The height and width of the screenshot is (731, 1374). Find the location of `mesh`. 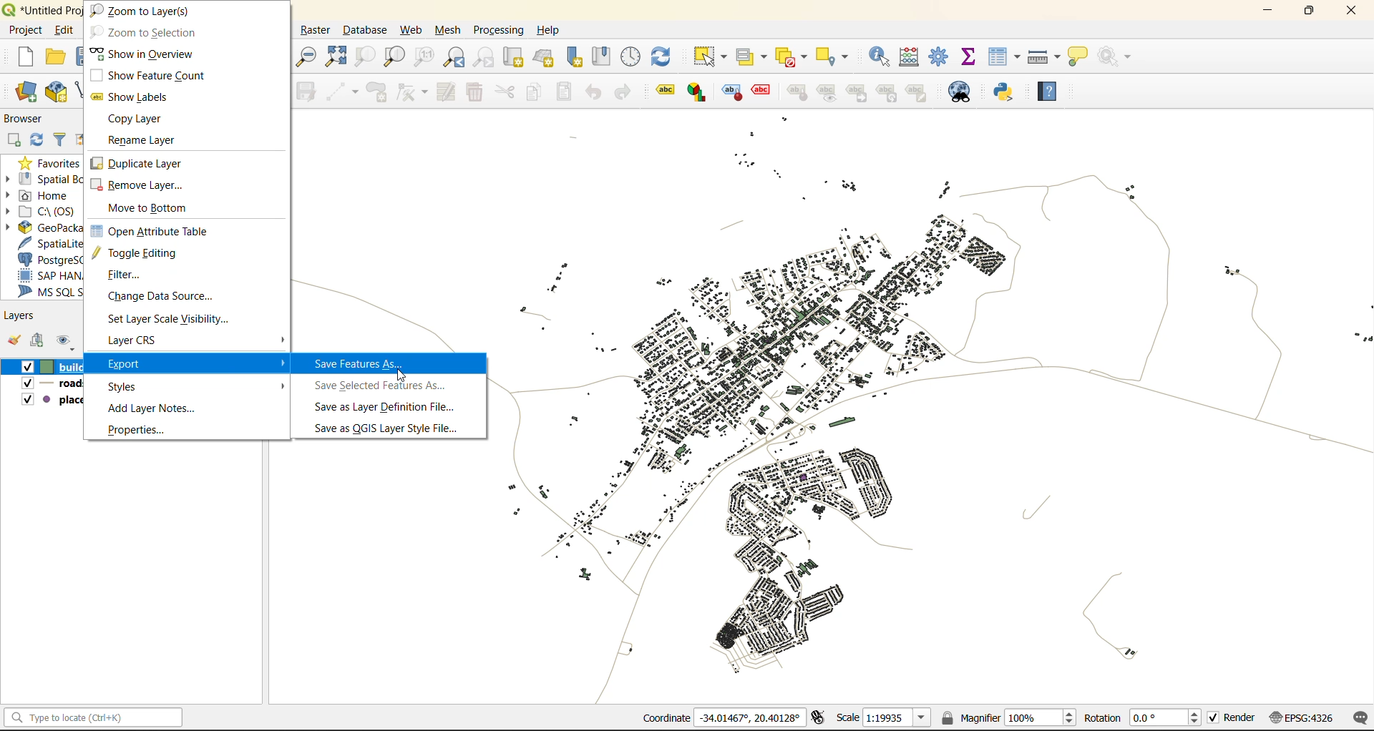

mesh is located at coordinates (448, 30).